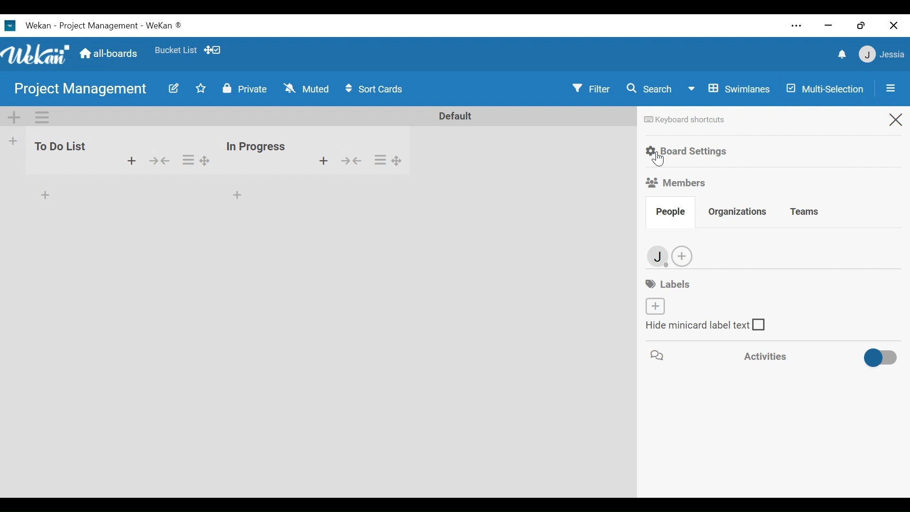 The width and height of the screenshot is (910, 512). What do you see at coordinates (894, 120) in the screenshot?
I see `Close` at bounding box center [894, 120].